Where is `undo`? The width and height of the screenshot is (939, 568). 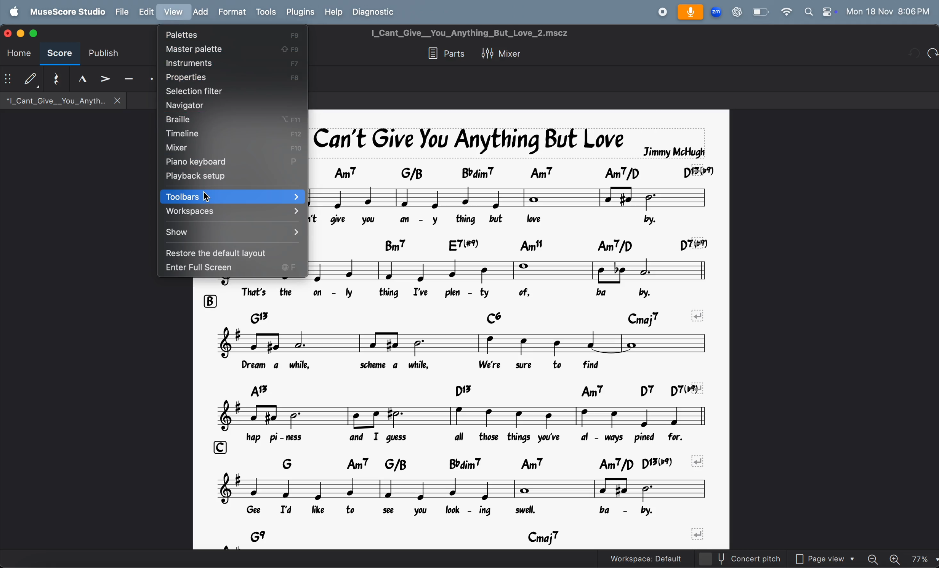
undo is located at coordinates (932, 54).